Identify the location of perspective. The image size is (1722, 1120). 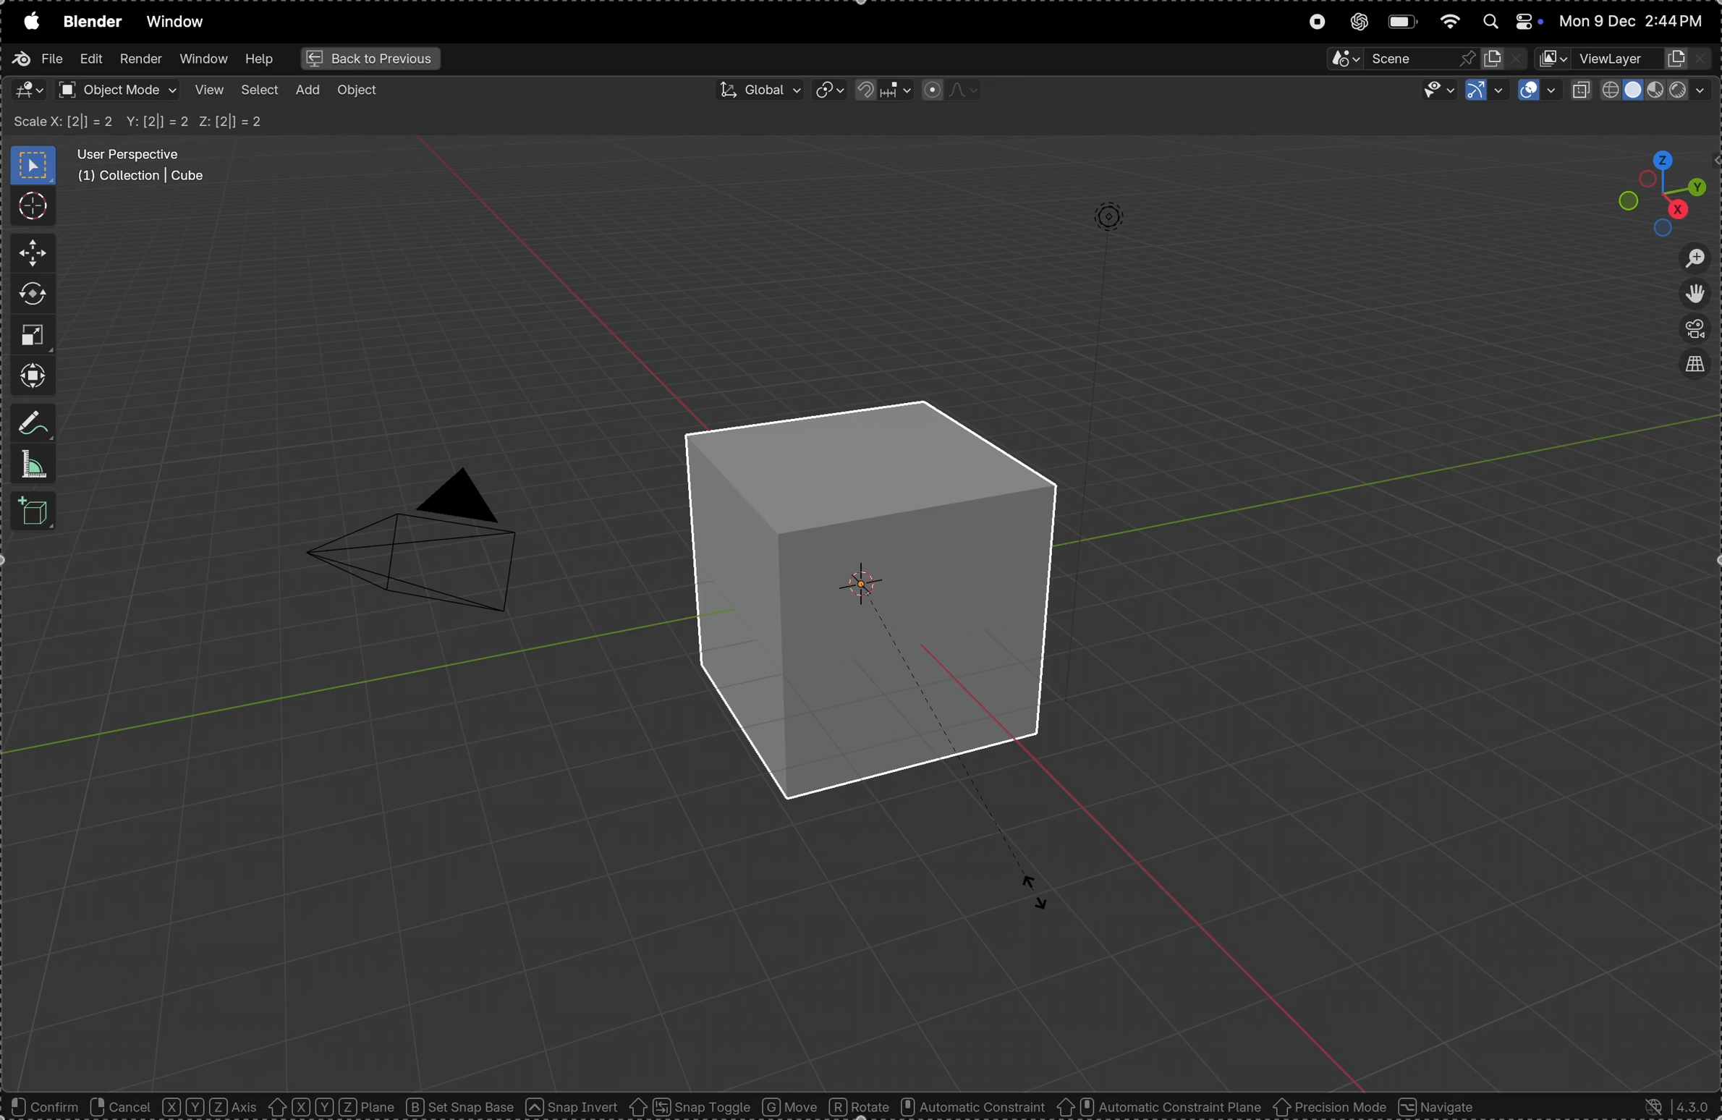
(1698, 330).